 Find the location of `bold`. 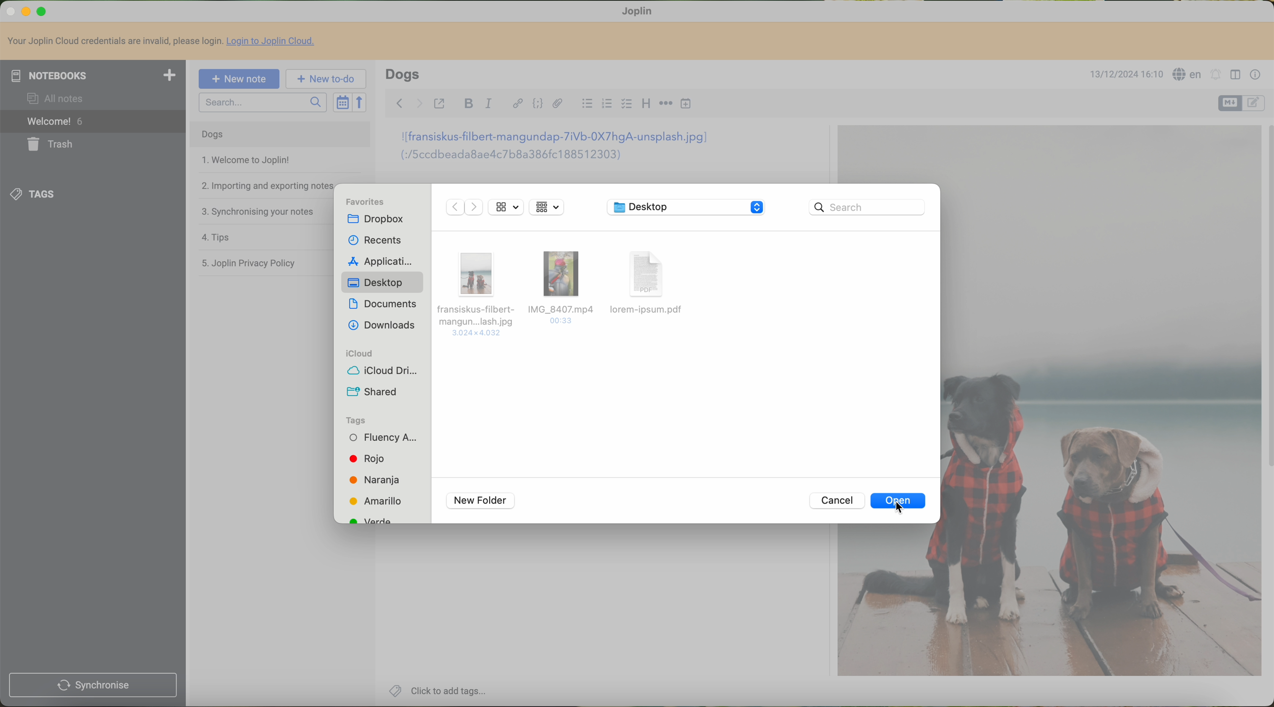

bold is located at coordinates (468, 104).